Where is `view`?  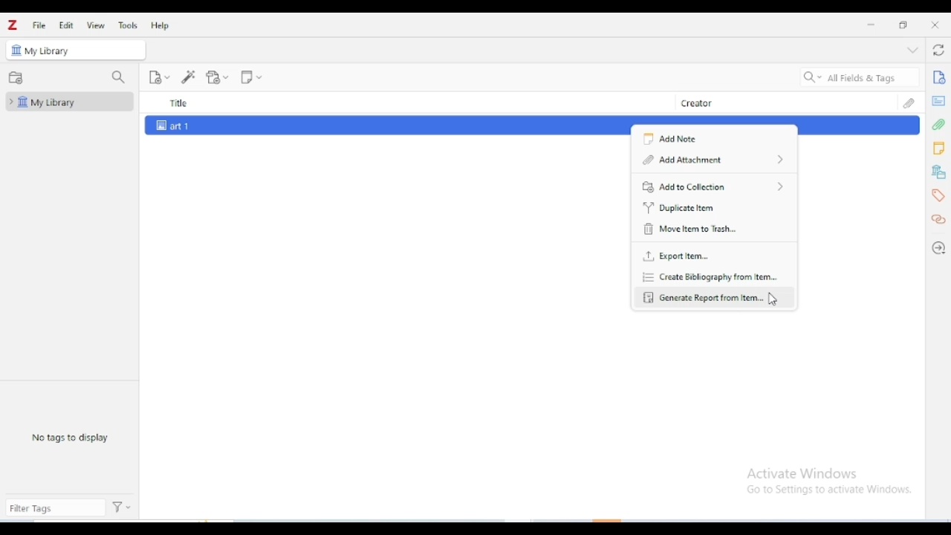 view is located at coordinates (95, 25).